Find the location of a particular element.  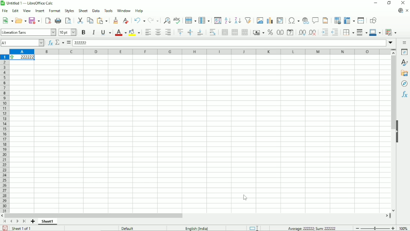

Vertical scrollbar is located at coordinates (392, 93).